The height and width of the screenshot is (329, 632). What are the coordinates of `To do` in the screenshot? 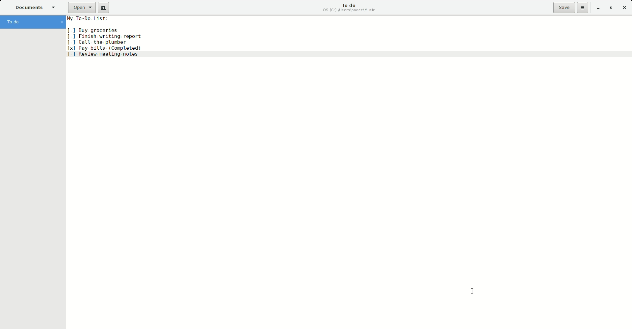 It's located at (34, 22).